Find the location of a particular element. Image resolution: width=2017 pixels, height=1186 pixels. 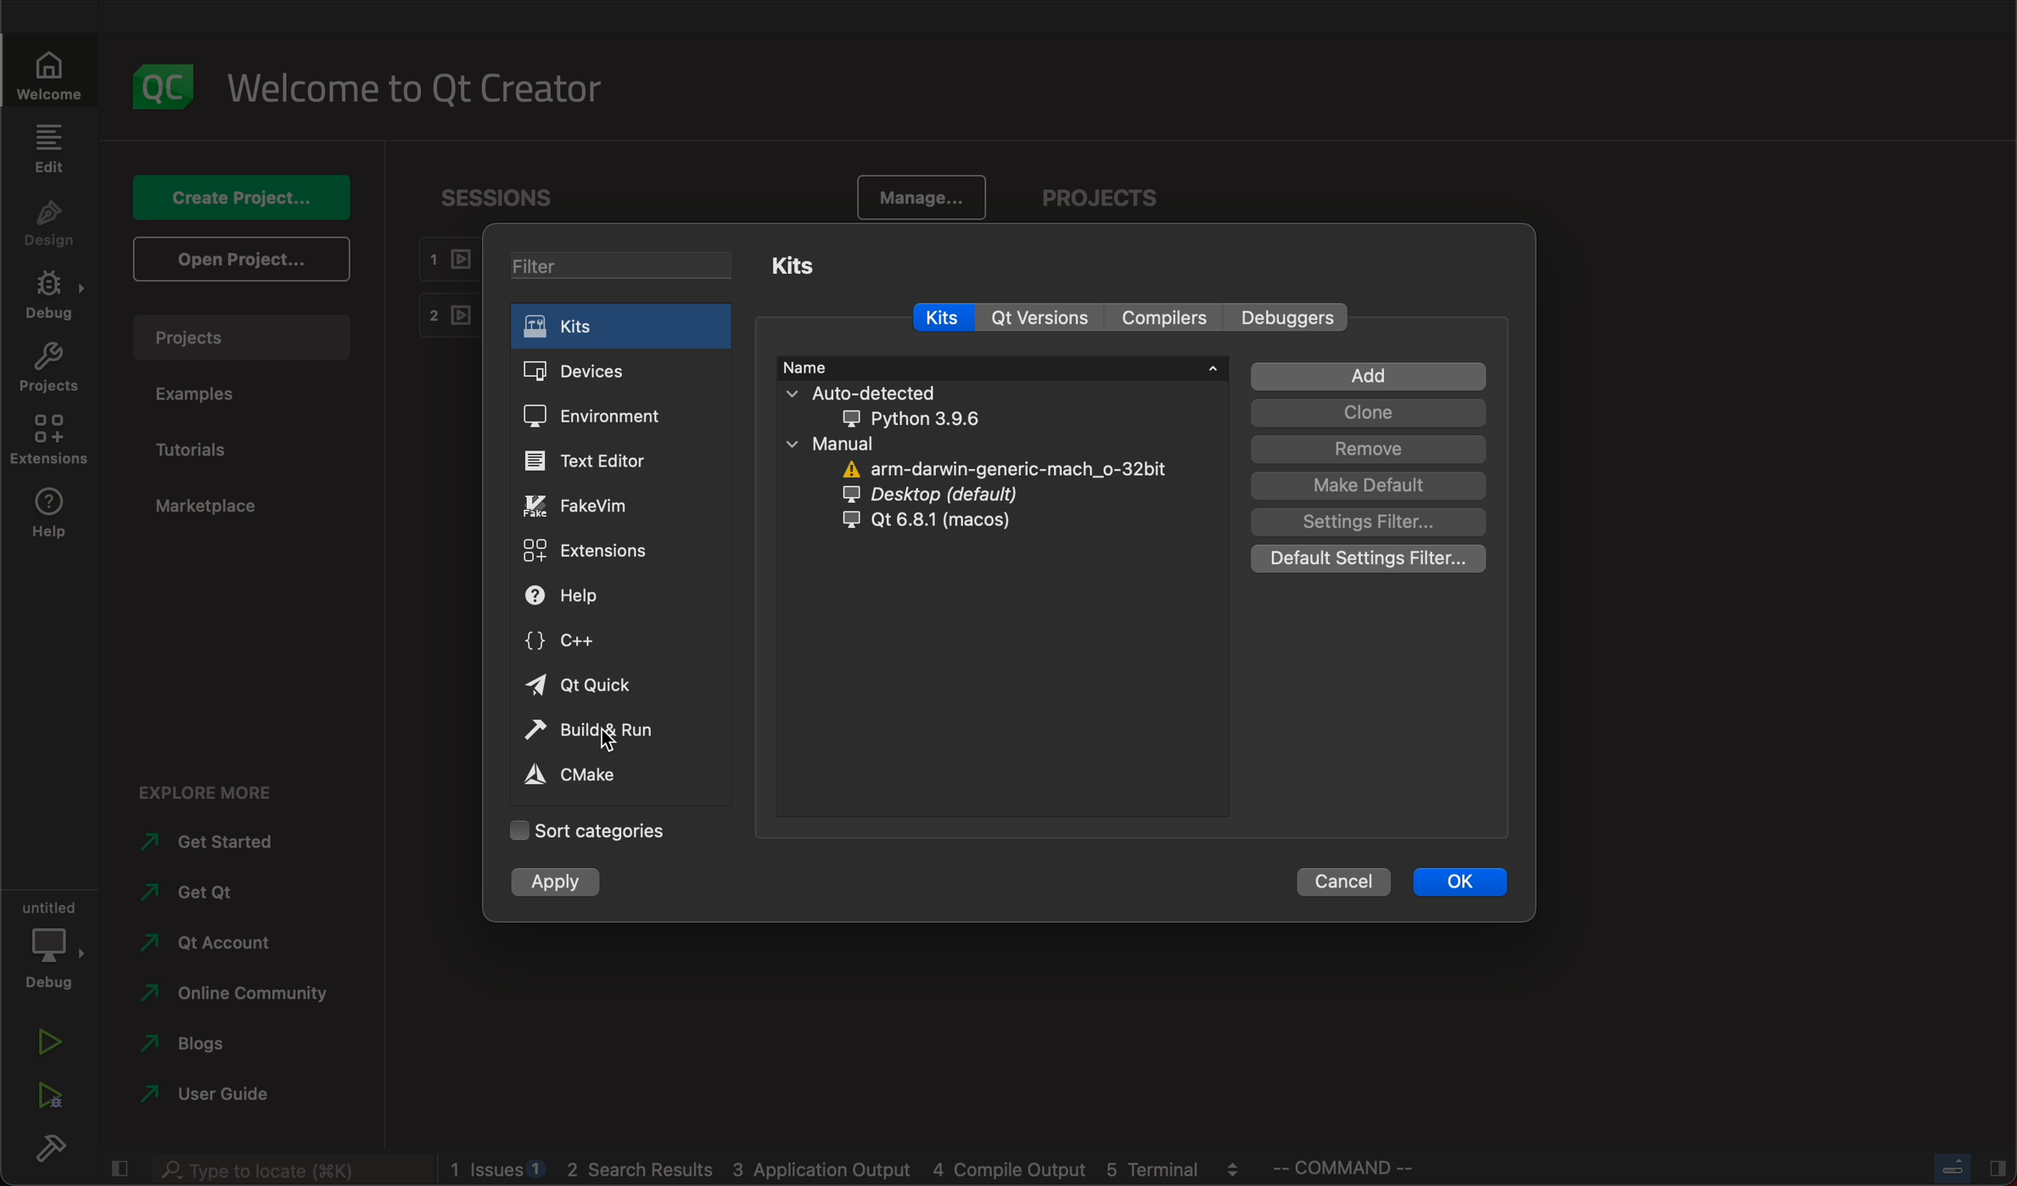

examples is located at coordinates (197, 391).